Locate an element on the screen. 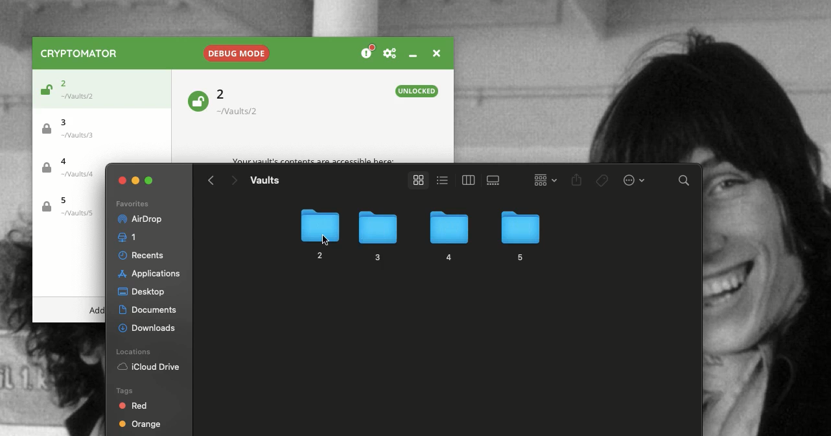 This screenshot has height=436, width=831. Desktop is located at coordinates (141, 293).